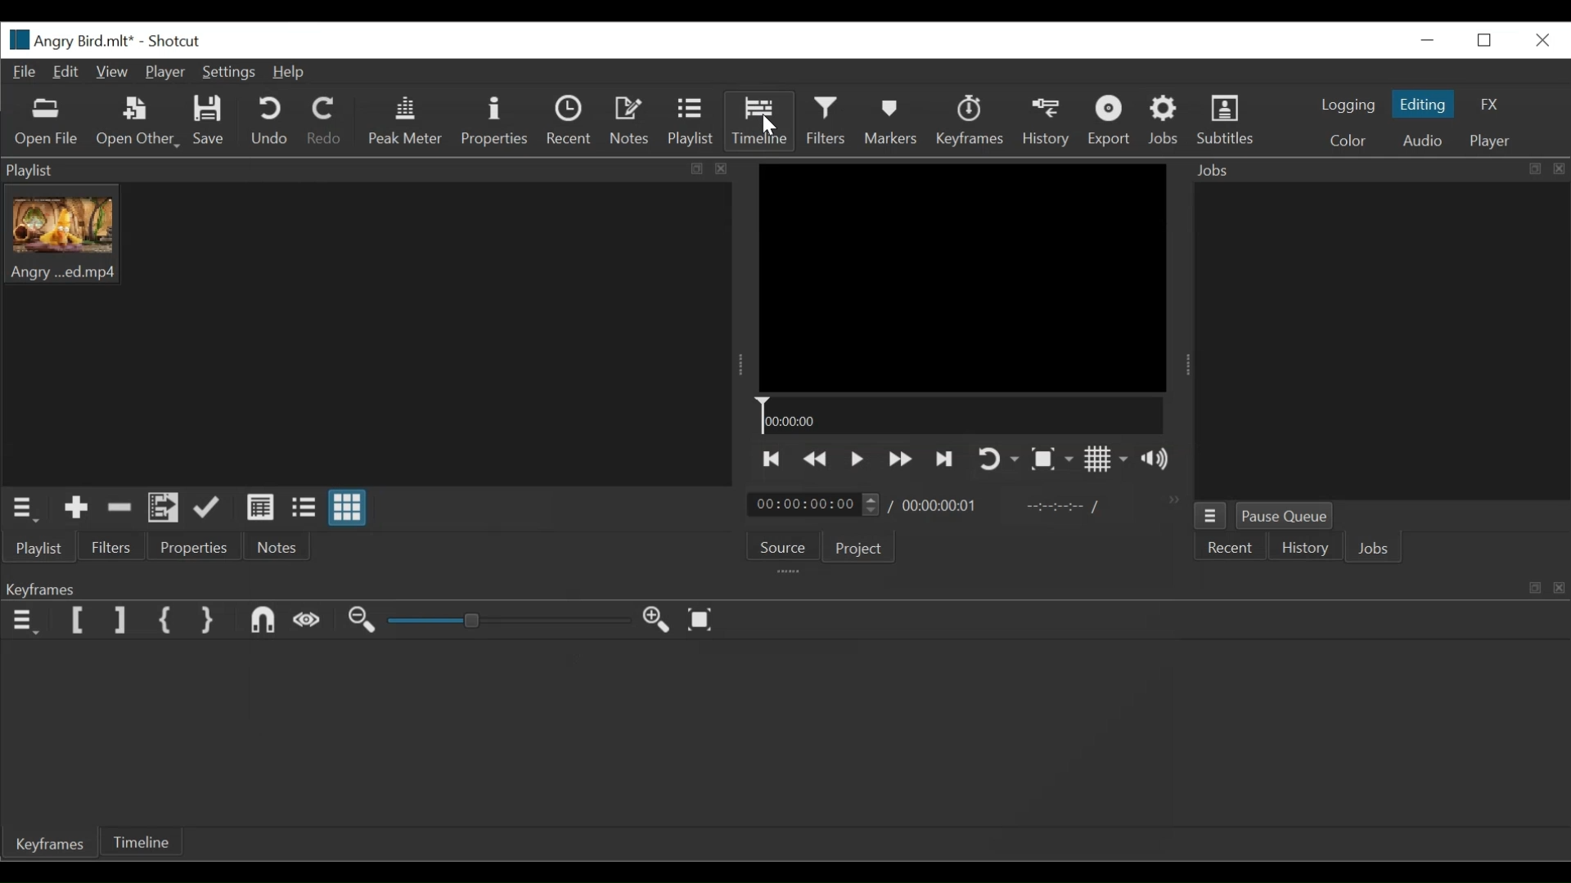 This screenshot has height=883, width=1571. What do you see at coordinates (971, 121) in the screenshot?
I see `Keyframes` at bounding box center [971, 121].